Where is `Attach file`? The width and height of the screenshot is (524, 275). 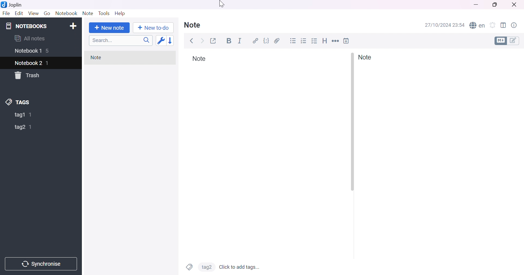
Attach file is located at coordinates (277, 41).